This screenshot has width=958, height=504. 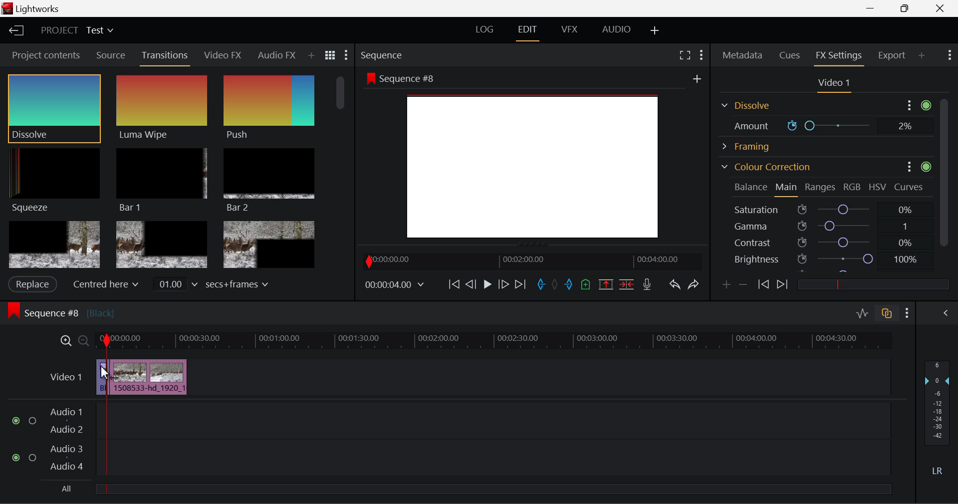 What do you see at coordinates (863, 312) in the screenshot?
I see `Toggle audio editing levels` at bounding box center [863, 312].